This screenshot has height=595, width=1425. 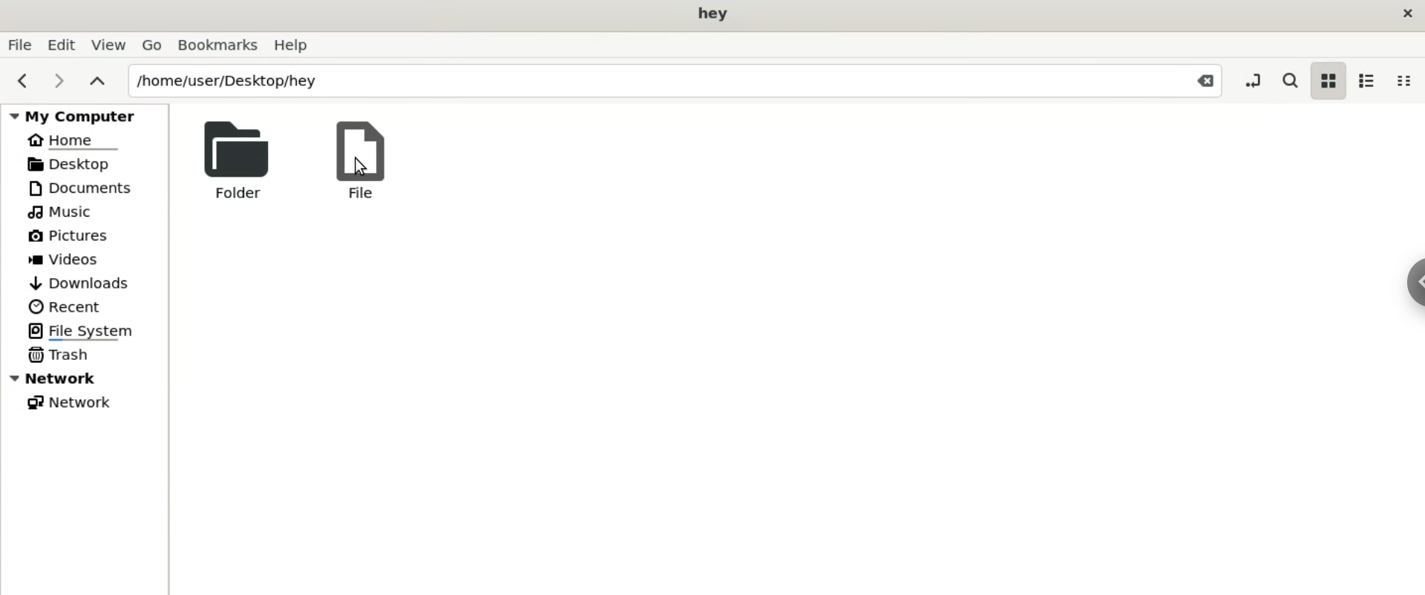 What do you see at coordinates (79, 283) in the screenshot?
I see `downloads` at bounding box center [79, 283].